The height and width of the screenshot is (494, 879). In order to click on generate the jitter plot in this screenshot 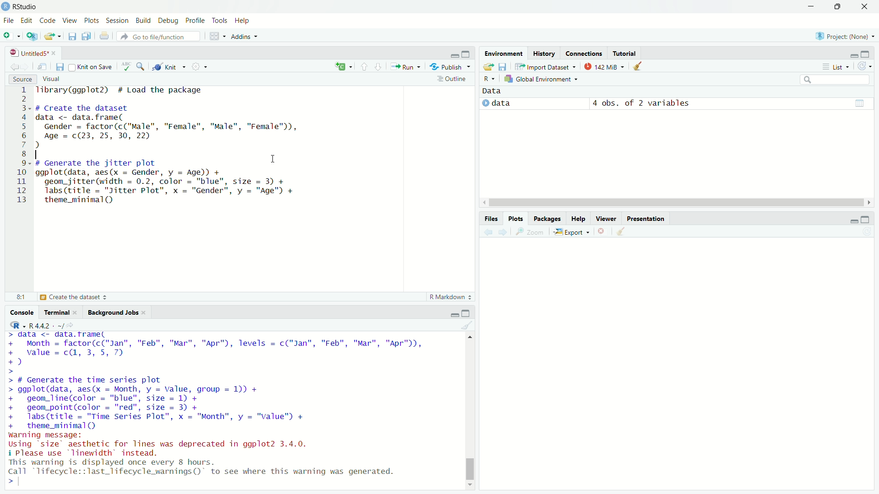, I will do `click(82, 297)`.